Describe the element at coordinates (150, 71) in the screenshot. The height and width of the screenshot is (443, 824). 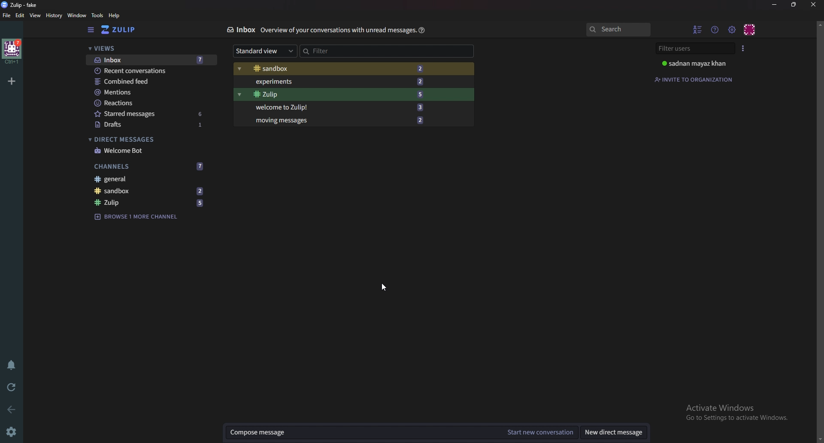
I see `Recent conversations` at that location.